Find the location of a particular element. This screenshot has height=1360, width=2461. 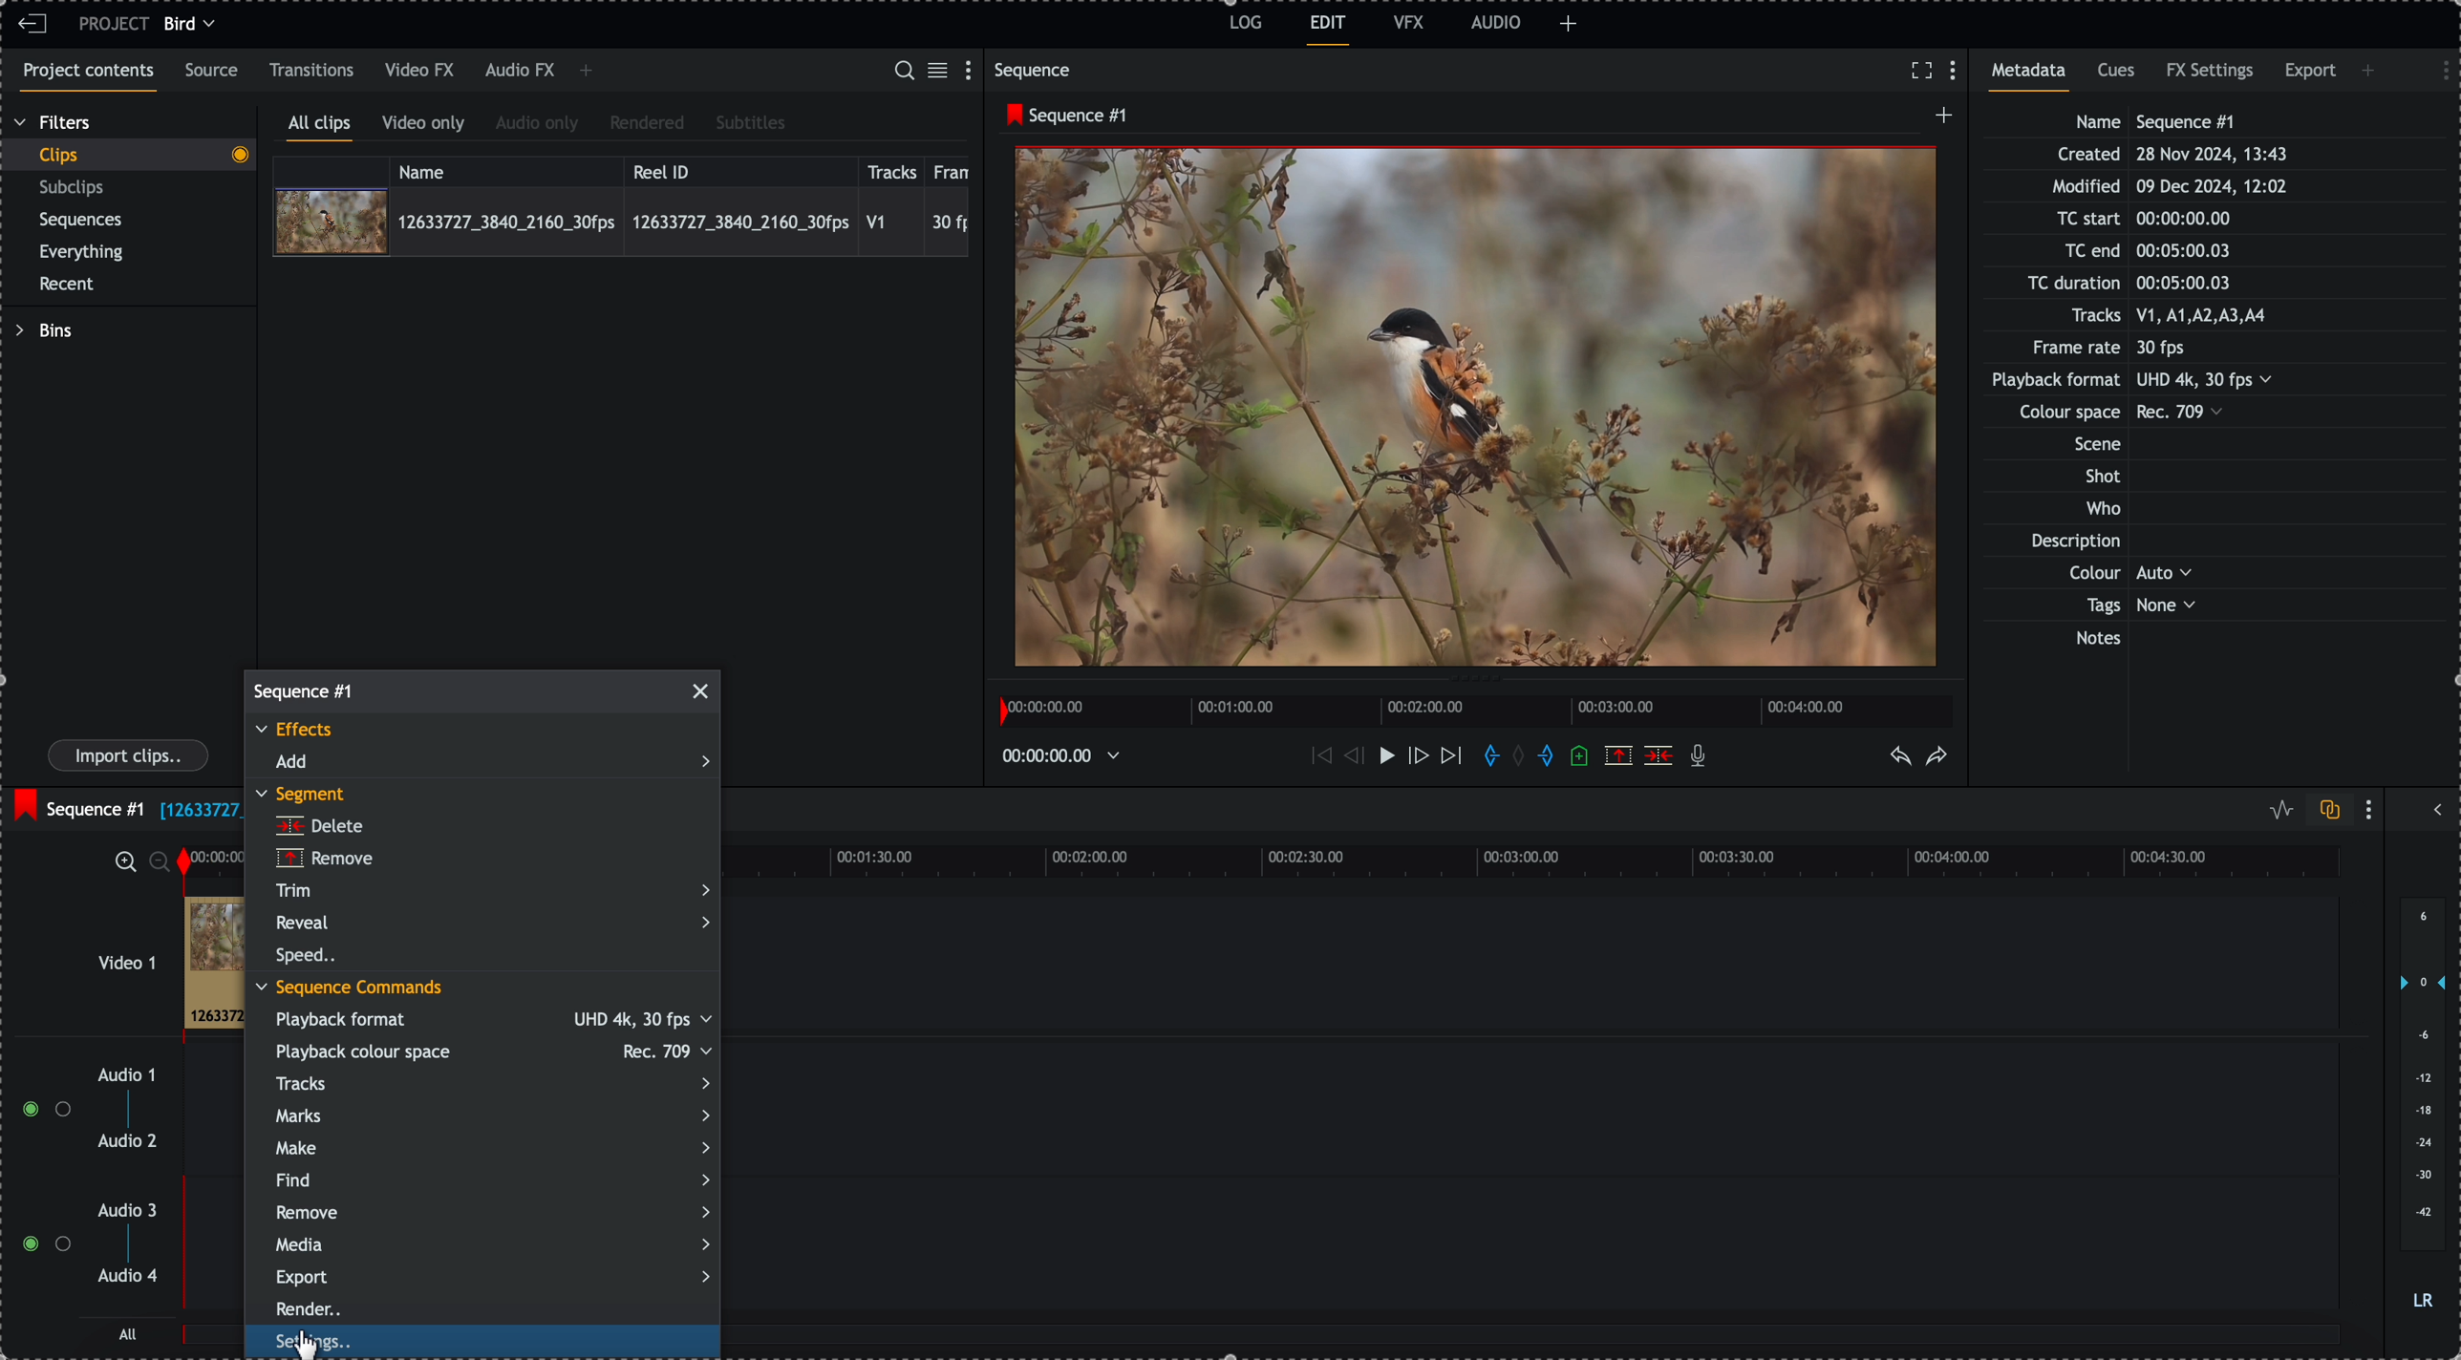

tracks is located at coordinates (490, 1082).